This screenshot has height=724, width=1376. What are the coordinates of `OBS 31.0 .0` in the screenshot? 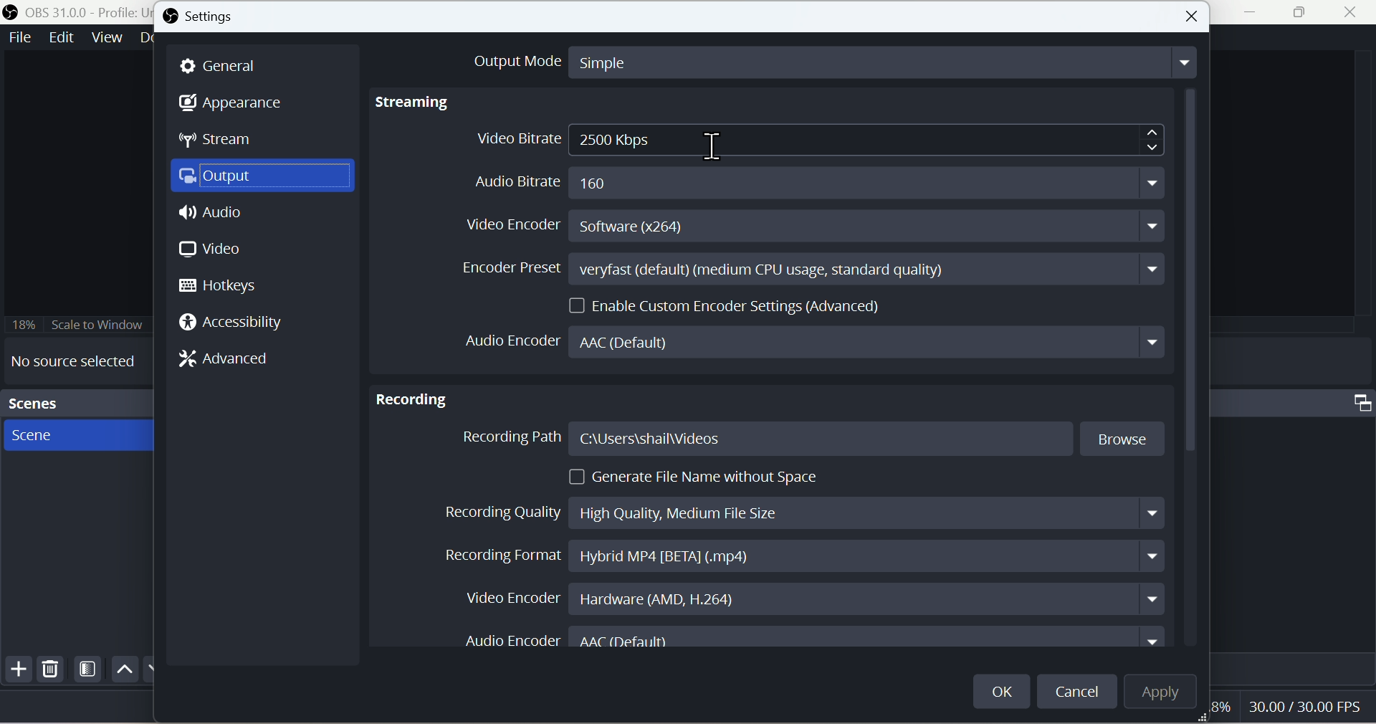 It's located at (75, 11).